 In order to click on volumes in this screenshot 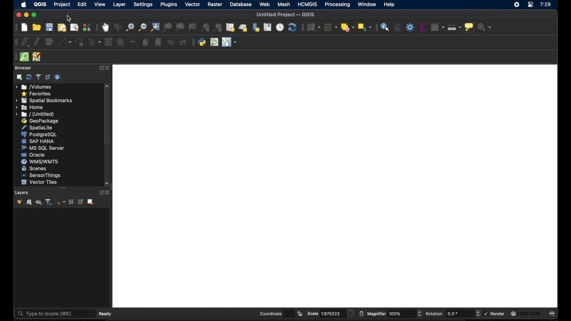, I will do `click(35, 87)`.